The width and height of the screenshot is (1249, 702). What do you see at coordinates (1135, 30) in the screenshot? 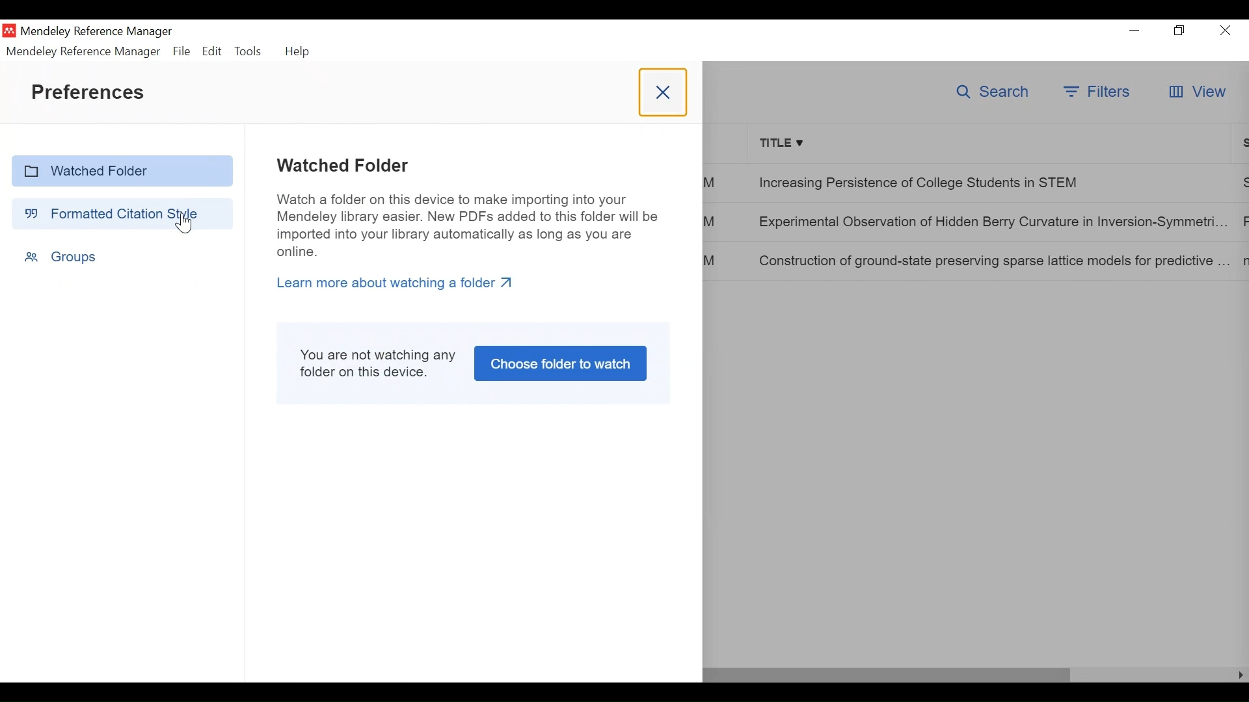
I see `Minimize` at bounding box center [1135, 30].